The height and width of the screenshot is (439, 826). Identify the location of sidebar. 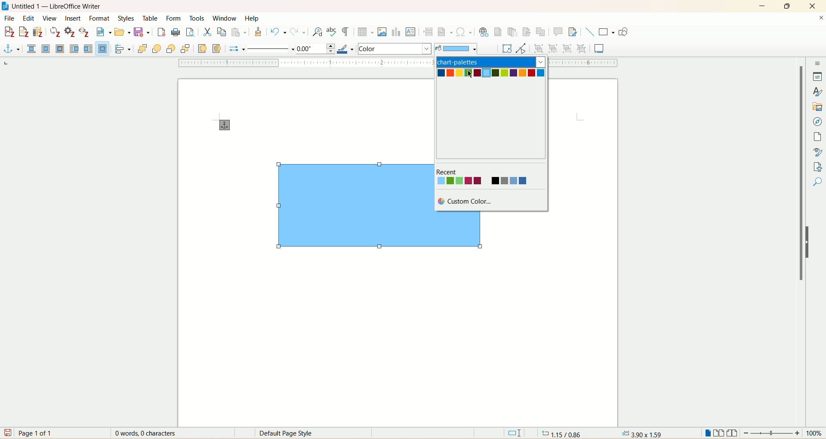
(819, 64).